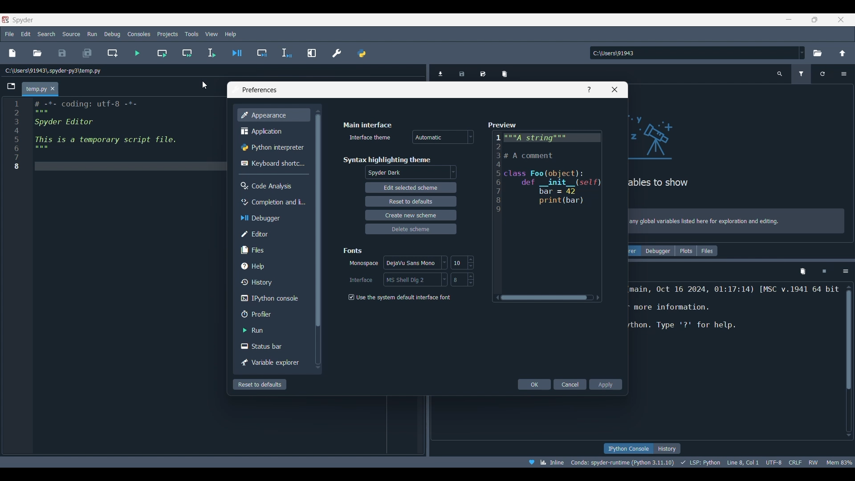  I want to click on PYTHONPATH manager, so click(362, 53).